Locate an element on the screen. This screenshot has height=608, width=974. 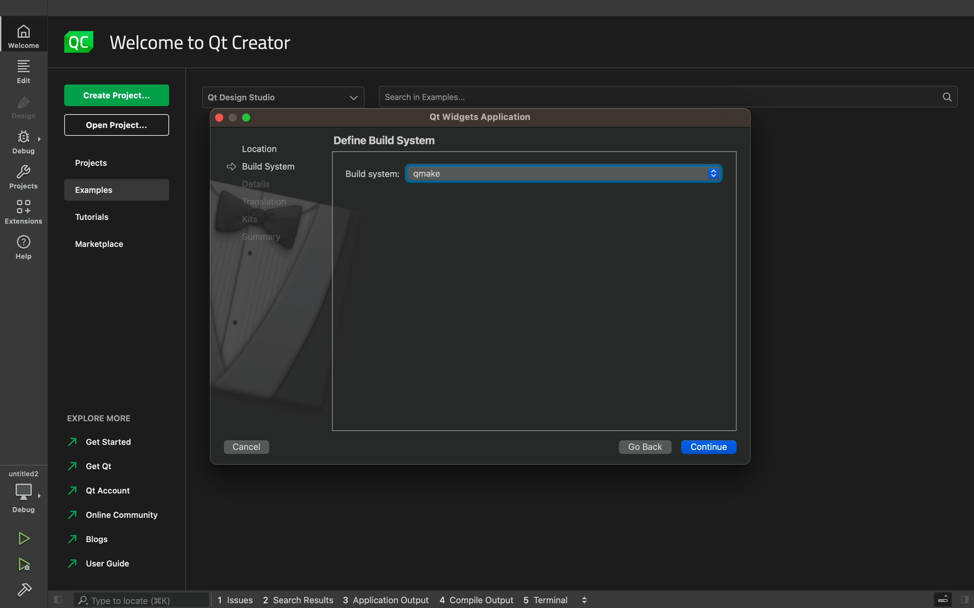
searchbar is located at coordinates (143, 598).